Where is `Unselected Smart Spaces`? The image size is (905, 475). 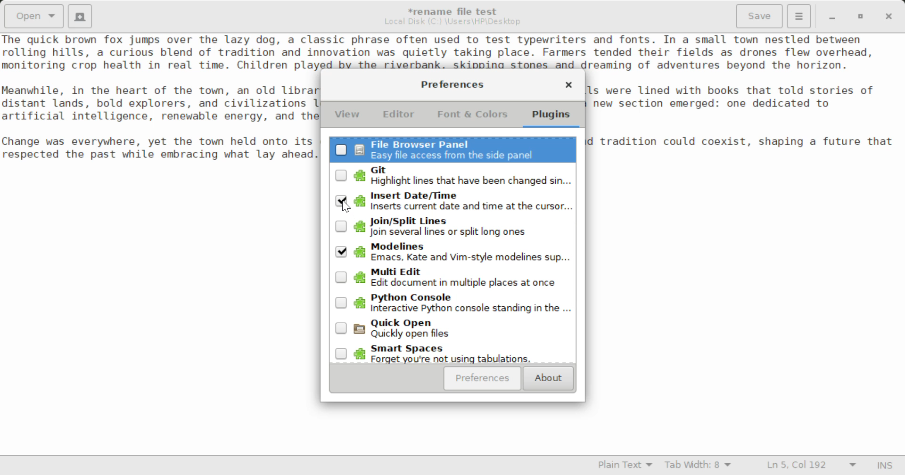
Unselected Smart Spaces is located at coordinates (452, 354).